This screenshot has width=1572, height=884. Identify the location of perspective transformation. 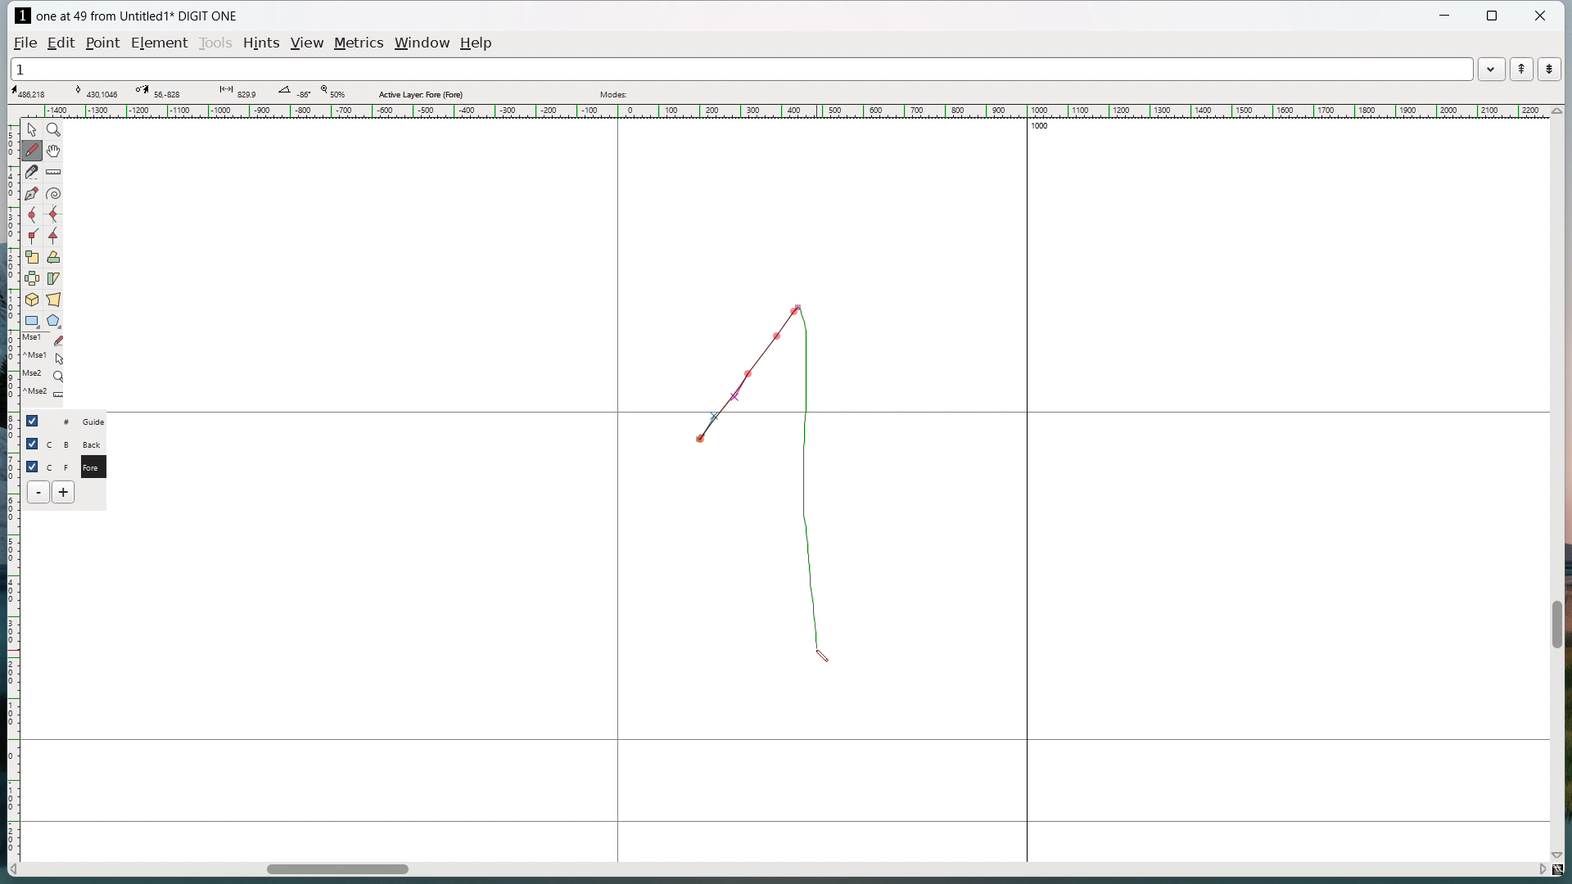
(53, 299).